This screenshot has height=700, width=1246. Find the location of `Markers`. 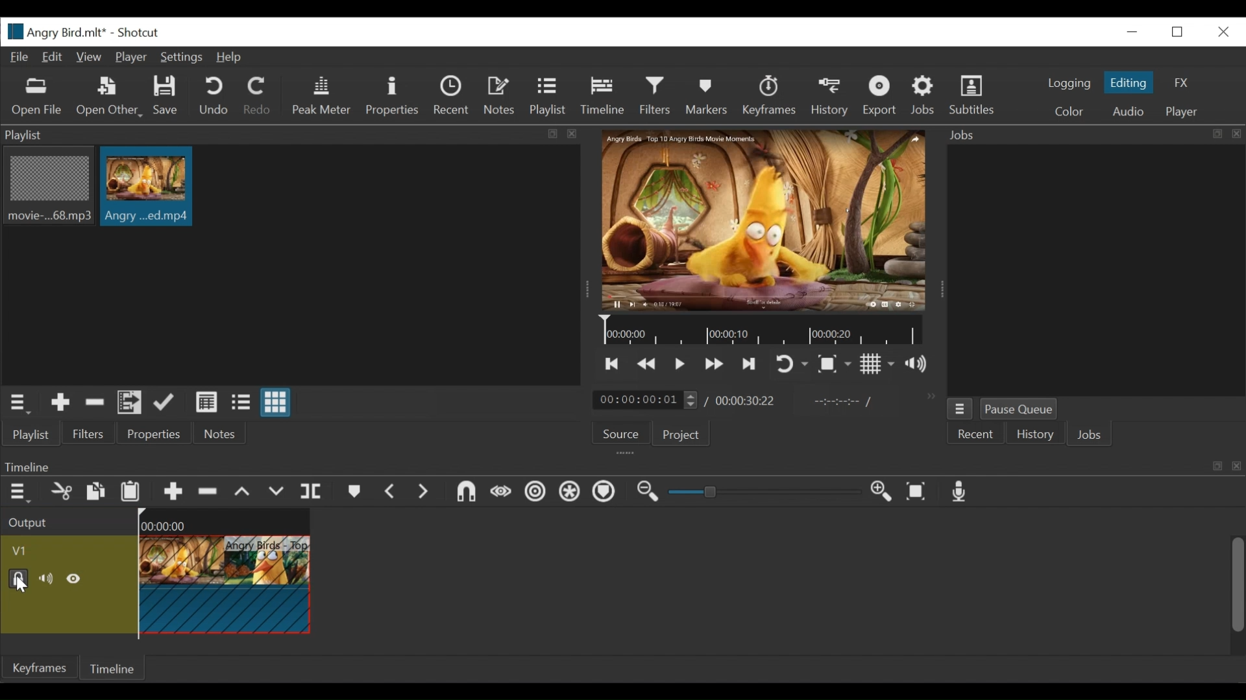

Markers is located at coordinates (704, 97).